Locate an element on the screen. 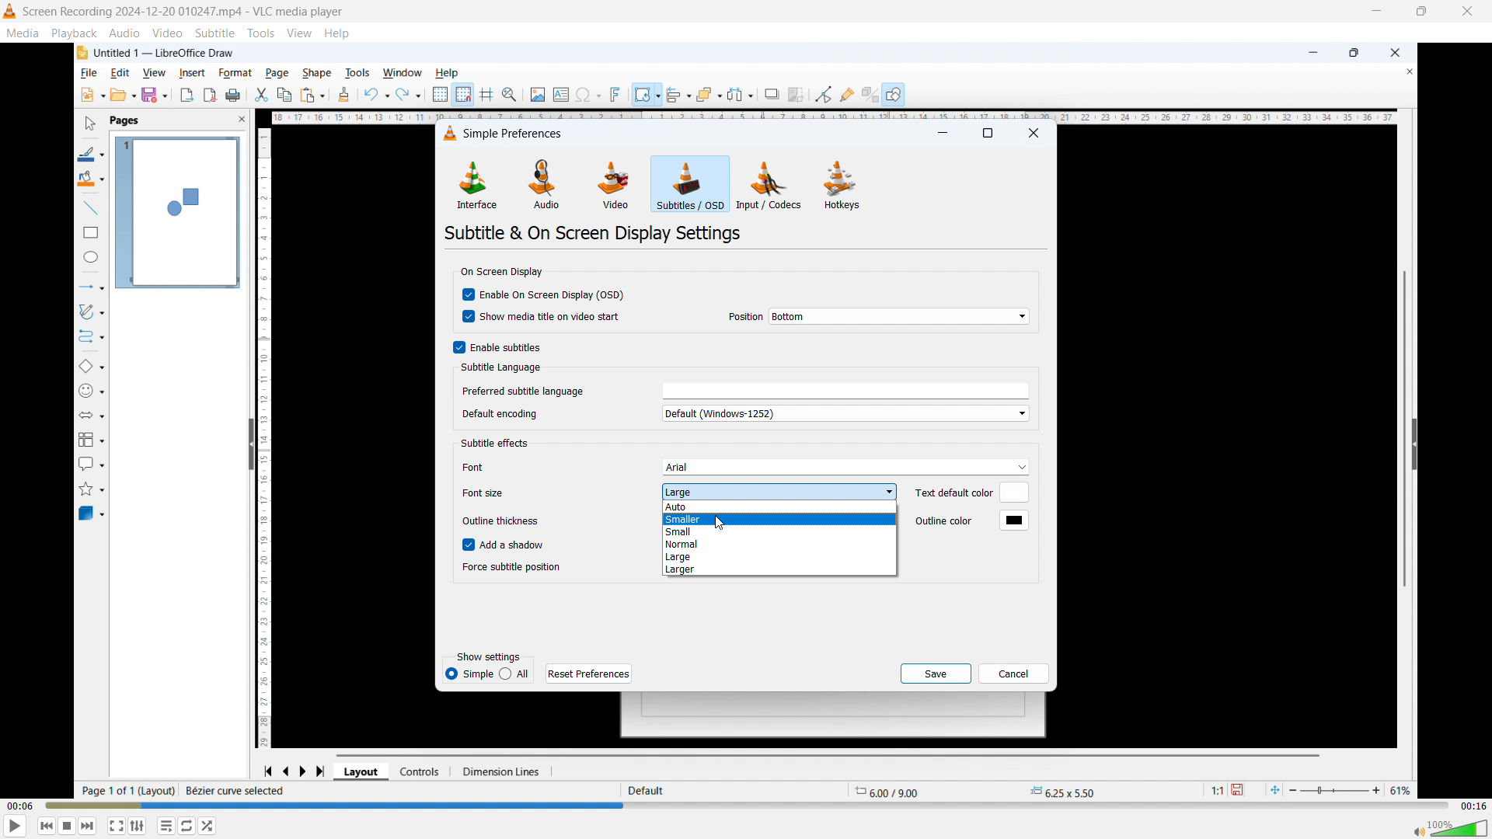  Logo  is located at coordinates (10, 12).